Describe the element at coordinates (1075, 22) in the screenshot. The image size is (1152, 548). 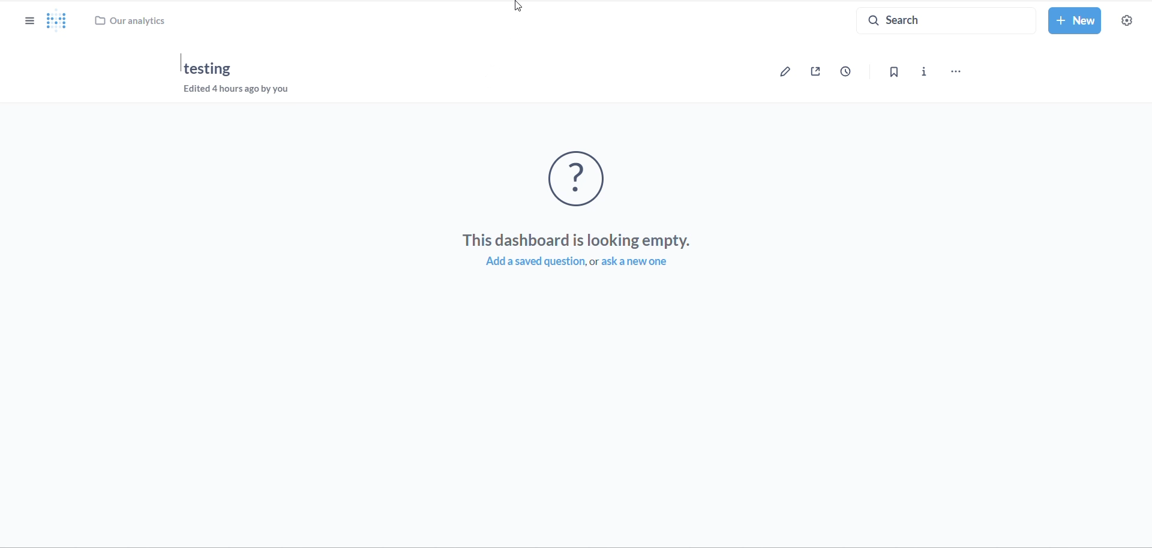
I see `new` at that location.